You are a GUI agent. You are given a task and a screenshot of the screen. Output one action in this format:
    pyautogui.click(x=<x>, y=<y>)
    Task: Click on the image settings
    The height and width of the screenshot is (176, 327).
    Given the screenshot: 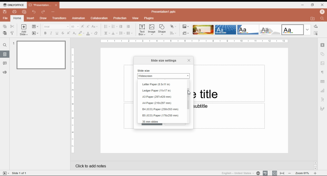 What is the action you would take?
    pyautogui.click(x=323, y=64)
    